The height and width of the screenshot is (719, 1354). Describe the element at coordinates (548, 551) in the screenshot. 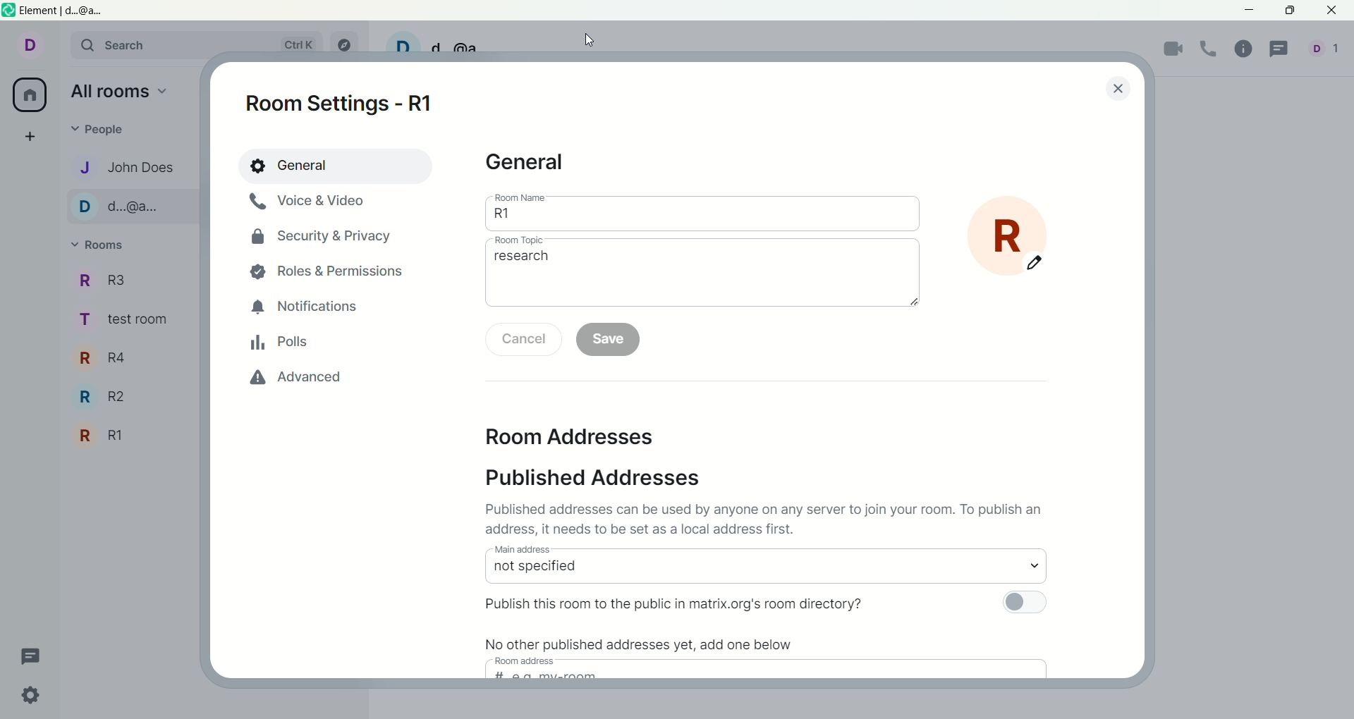

I see `main address` at that location.